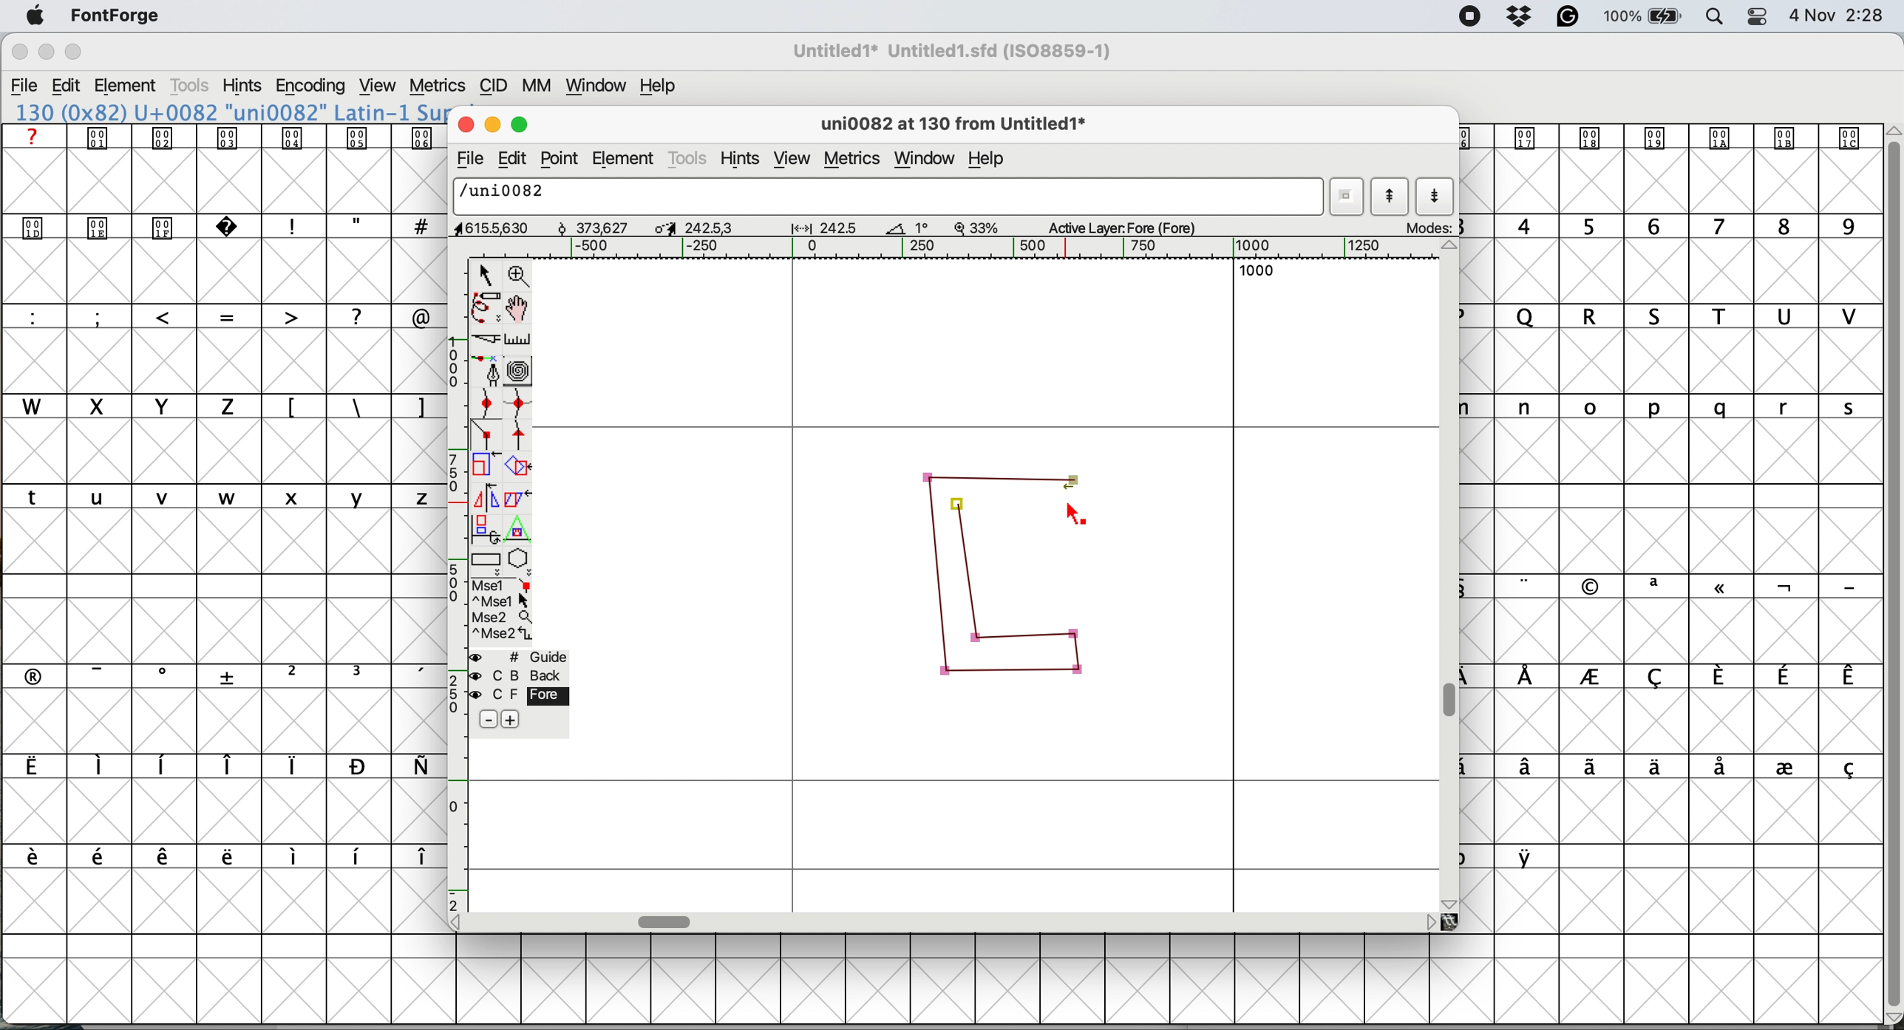 The image size is (1904, 1030). What do you see at coordinates (486, 402) in the screenshot?
I see `add a curve point` at bounding box center [486, 402].